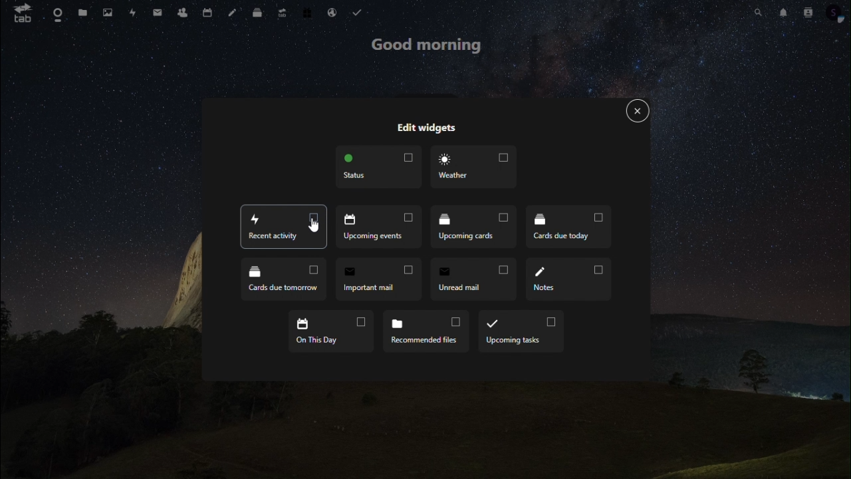  Describe the element at coordinates (259, 15) in the screenshot. I see `deck` at that location.